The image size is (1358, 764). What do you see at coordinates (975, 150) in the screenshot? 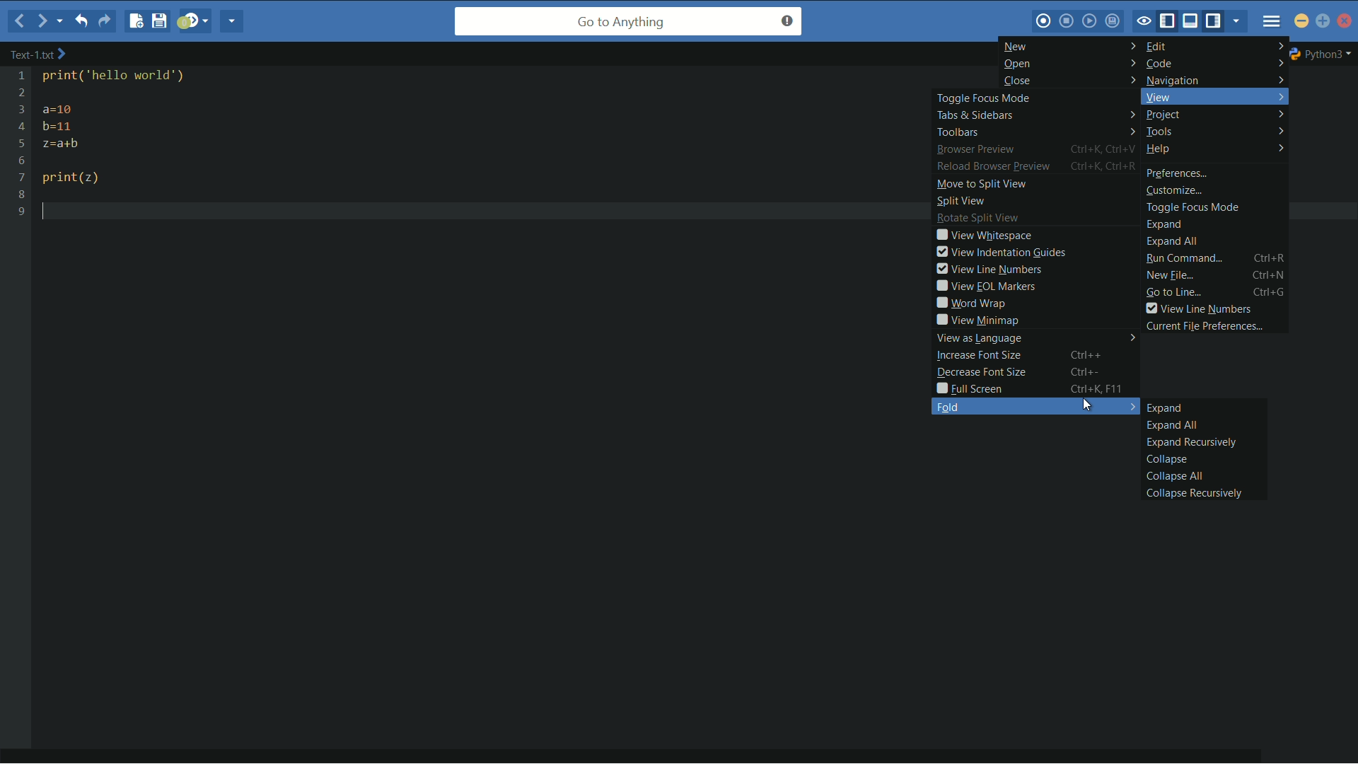
I see `browser preview` at bounding box center [975, 150].